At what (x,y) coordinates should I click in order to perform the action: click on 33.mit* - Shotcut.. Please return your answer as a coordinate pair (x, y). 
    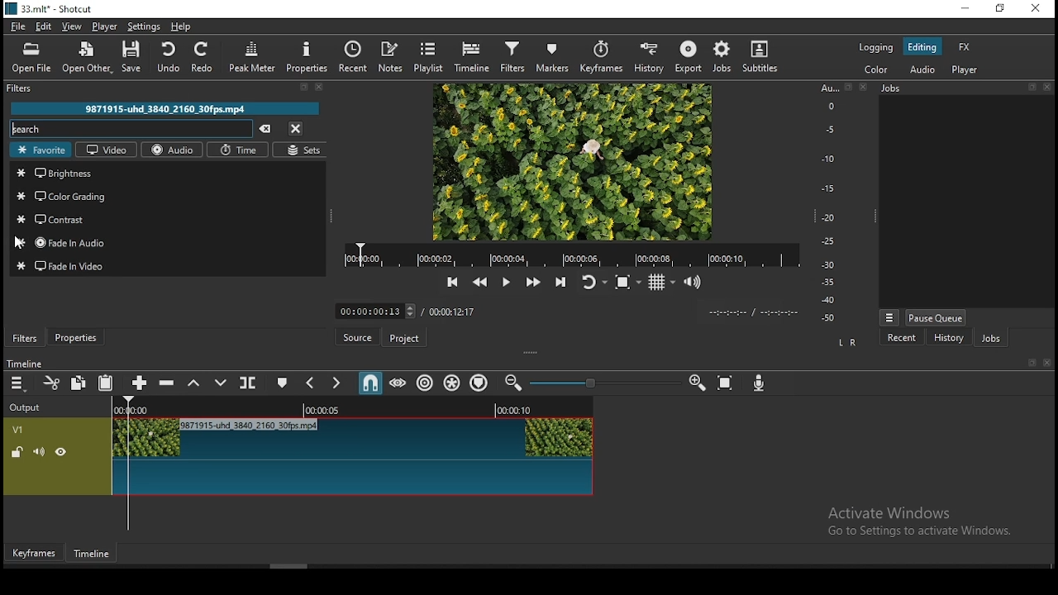
    Looking at the image, I should click on (59, 10).